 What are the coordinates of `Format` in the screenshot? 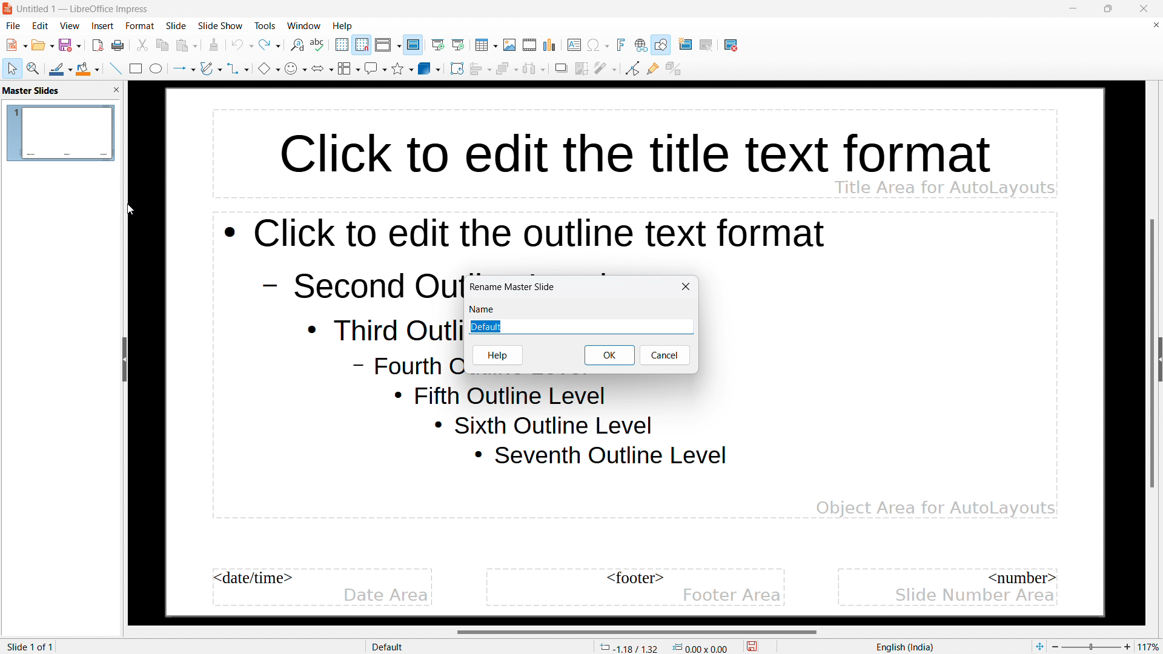 It's located at (140, 25).